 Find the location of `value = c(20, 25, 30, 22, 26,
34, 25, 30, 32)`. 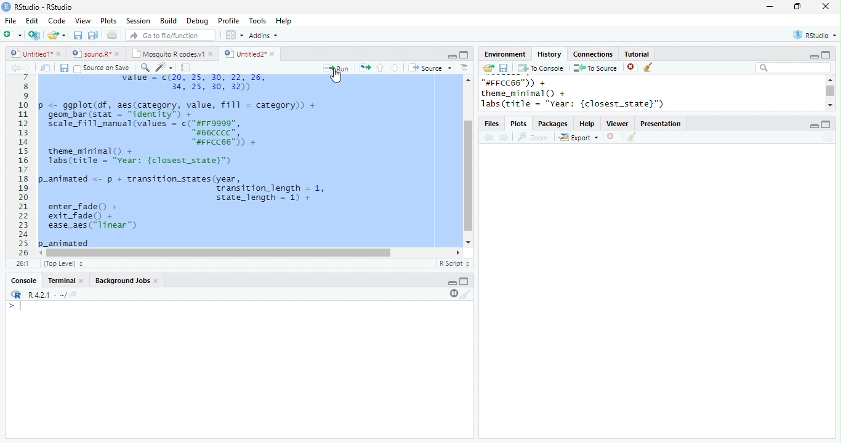

value = c(20, 25, 30, 22, 26,
34, 25, 30, 32) is located at coordinates (203, 84).